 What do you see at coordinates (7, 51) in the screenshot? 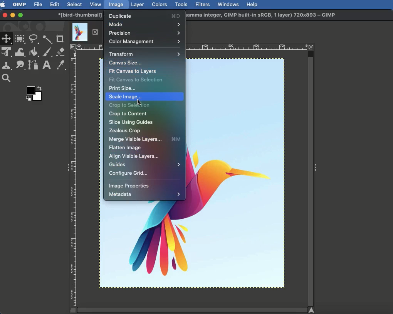
I see `Unified transform tool` at bounding box center [7, 51].